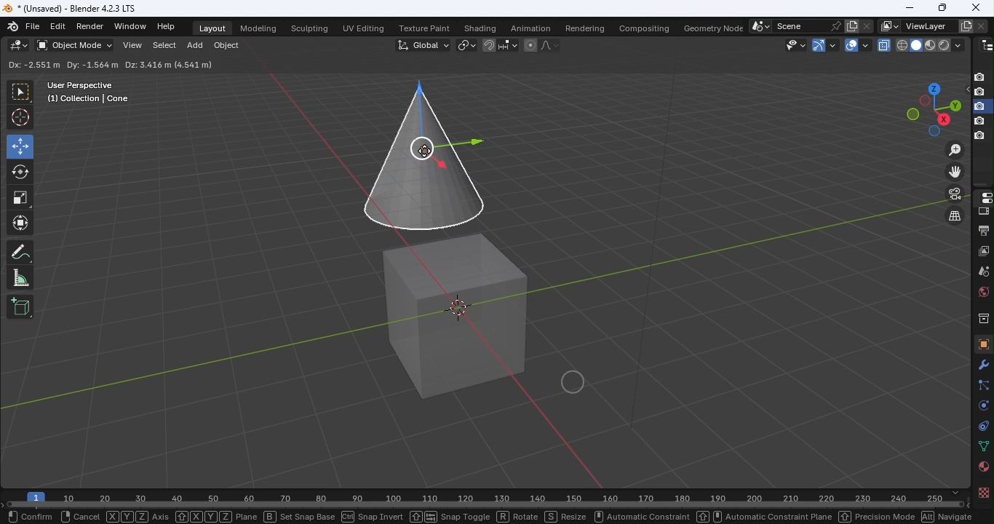  Describe the element at coordinates (943, 44) in the screenshot. I see `viewpoint shader: Rendered` at that location.